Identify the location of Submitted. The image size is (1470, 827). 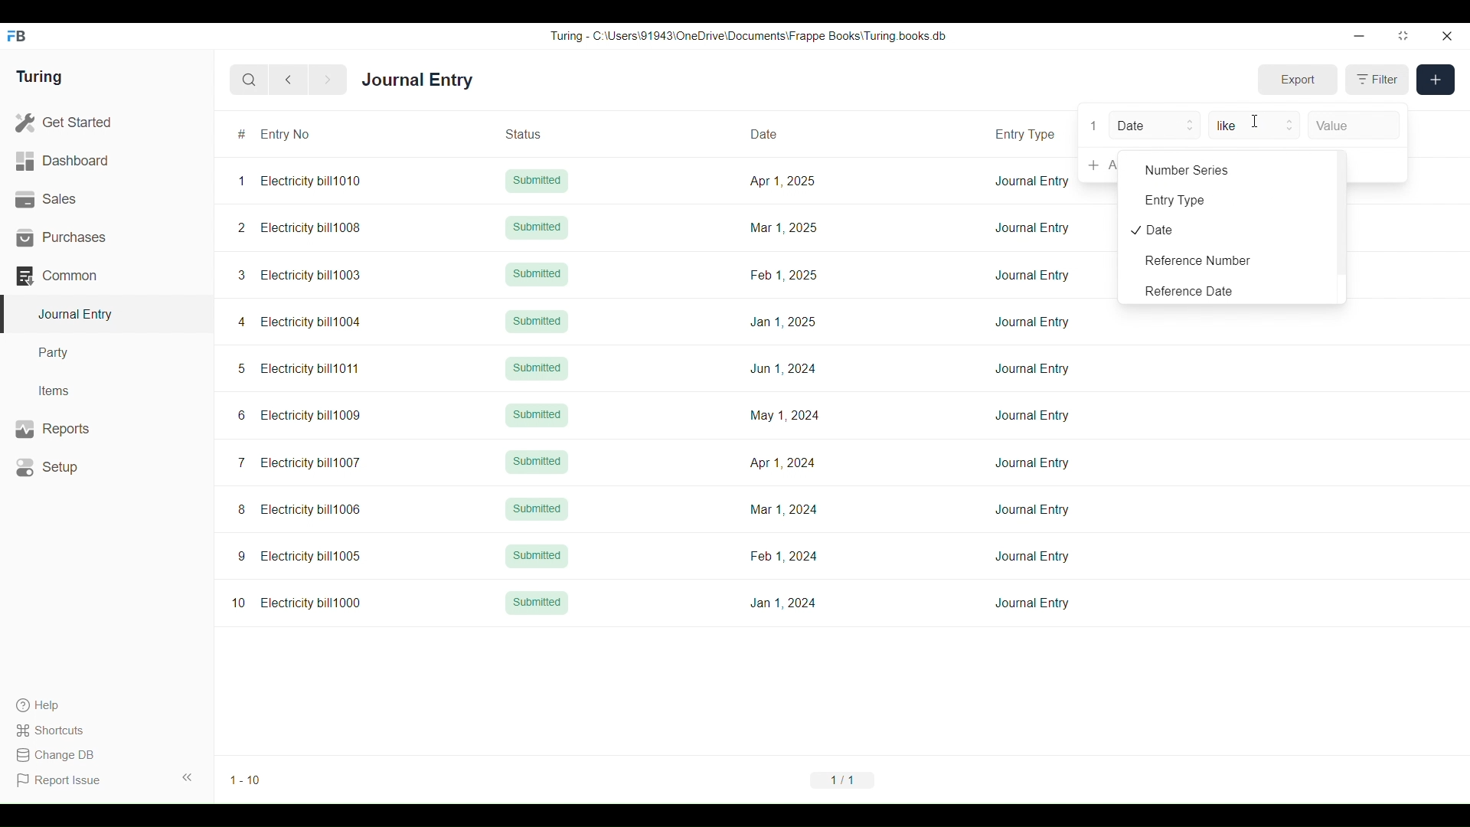
(537, 602).